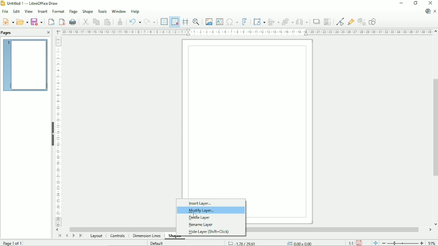  Describe the element at coordinates (436, 12) in the screenshot. I see `Close document` at that location.